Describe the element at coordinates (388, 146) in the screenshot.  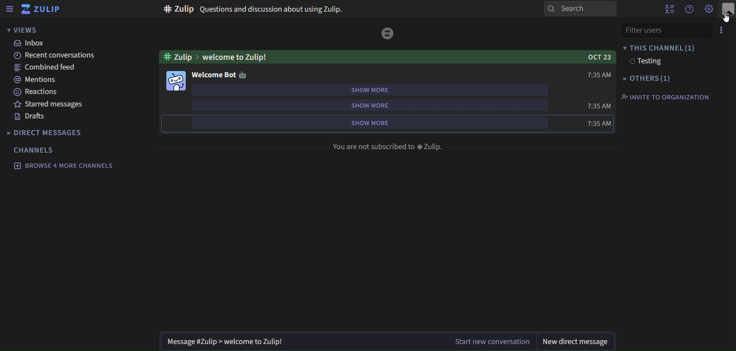
I see `you are not subscribed to #zulip` at that location.